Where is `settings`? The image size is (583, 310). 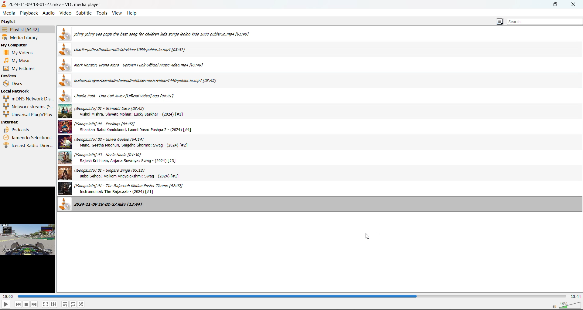 settings is located at coordinates (54, 304).